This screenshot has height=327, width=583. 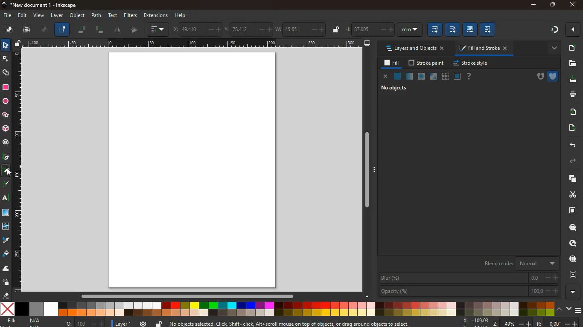 I want to click on unlock, so click(x=335, y=30).